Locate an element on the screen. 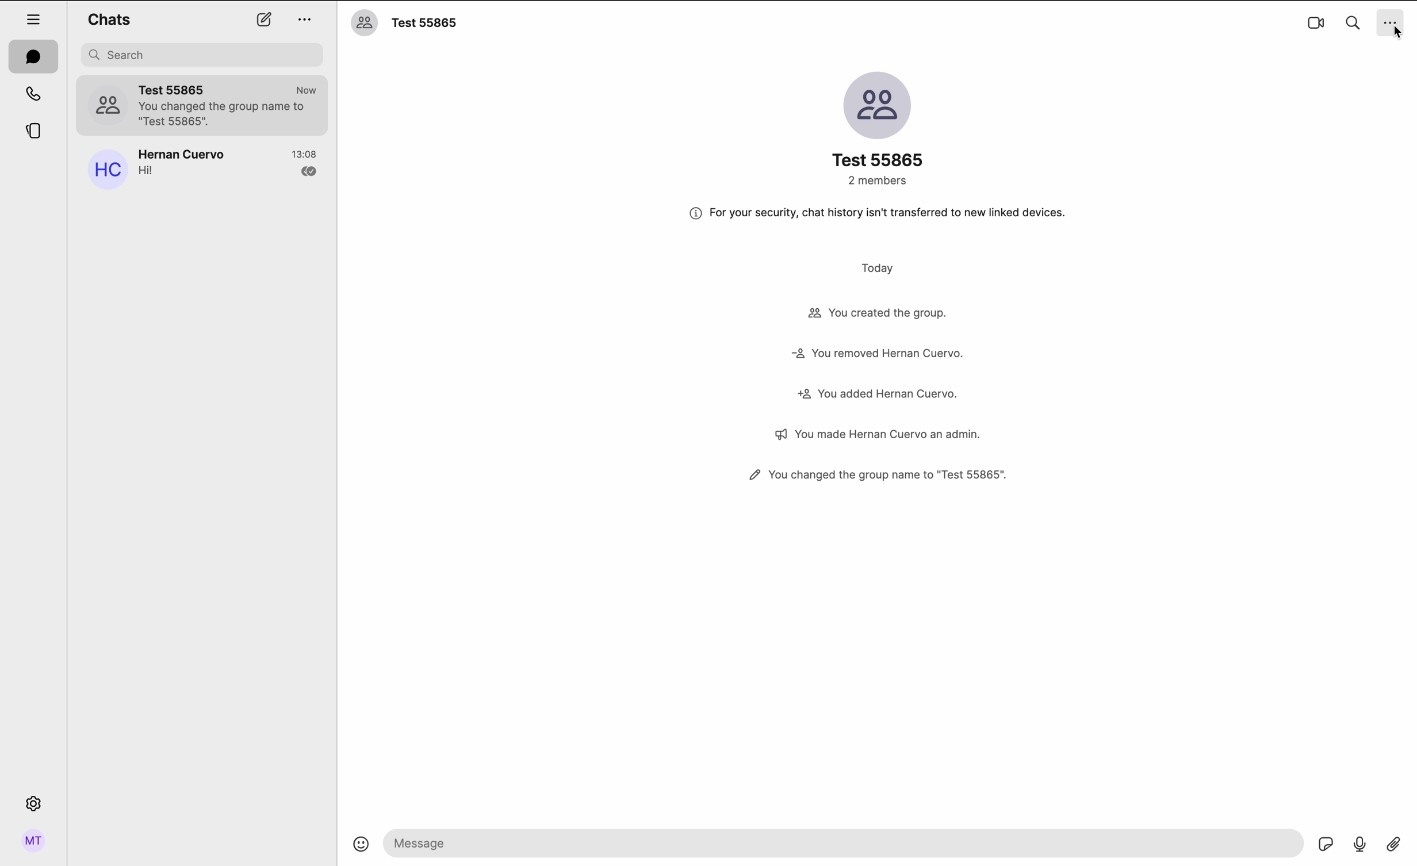  name group is located at coordinates (878, 160).